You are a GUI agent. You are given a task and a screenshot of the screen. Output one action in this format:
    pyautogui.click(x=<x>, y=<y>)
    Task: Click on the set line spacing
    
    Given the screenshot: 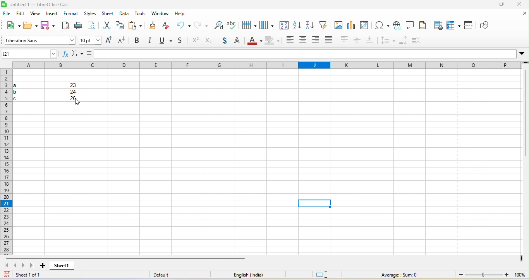 What is the action you would take?
    pyautogui.click(x=387, y=41)
    